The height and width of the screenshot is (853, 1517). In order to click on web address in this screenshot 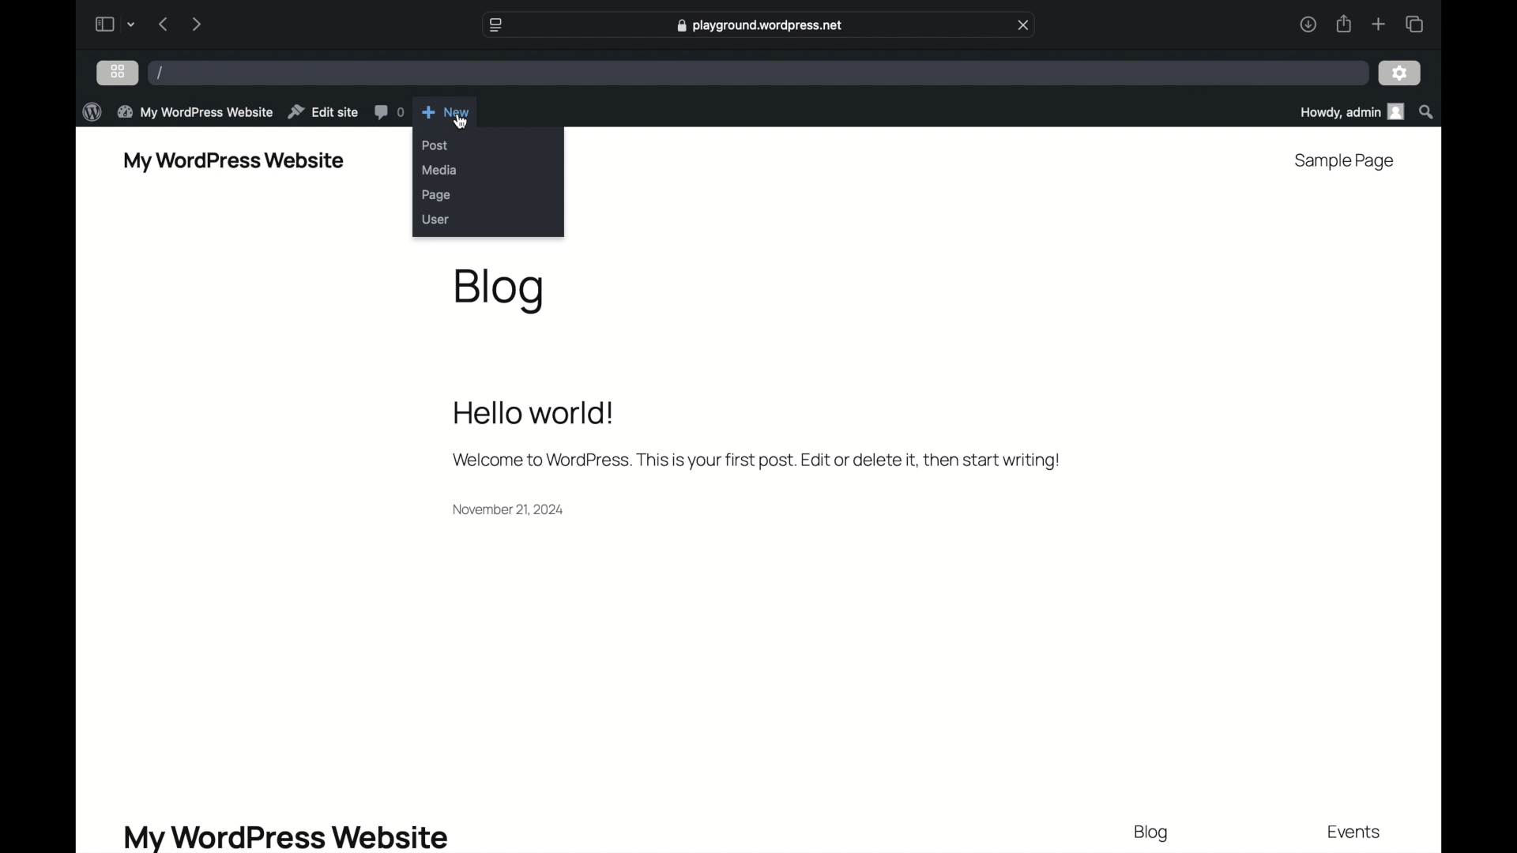, I will do `click(762, 25)`.